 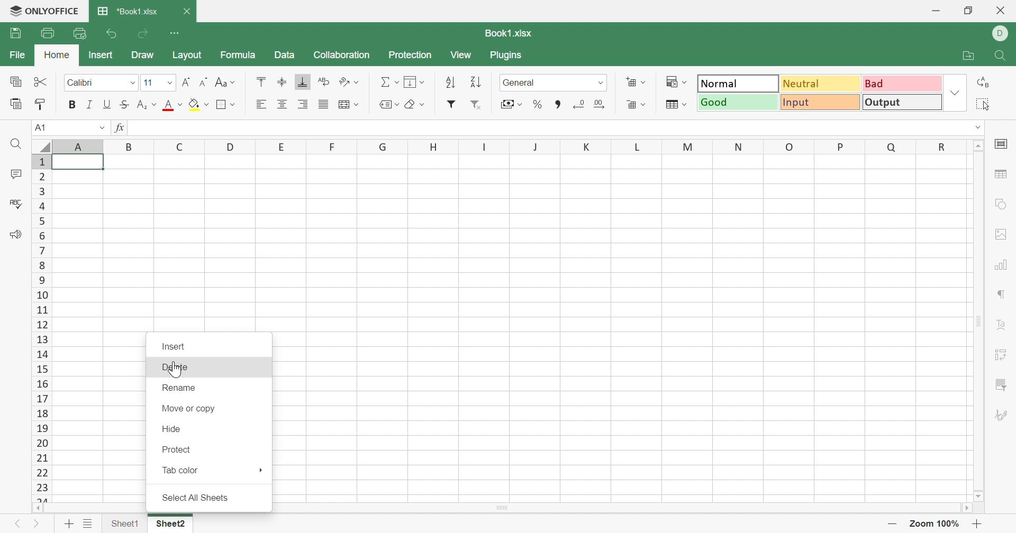 I want to click on Descending order, so click(x=478, y=81).